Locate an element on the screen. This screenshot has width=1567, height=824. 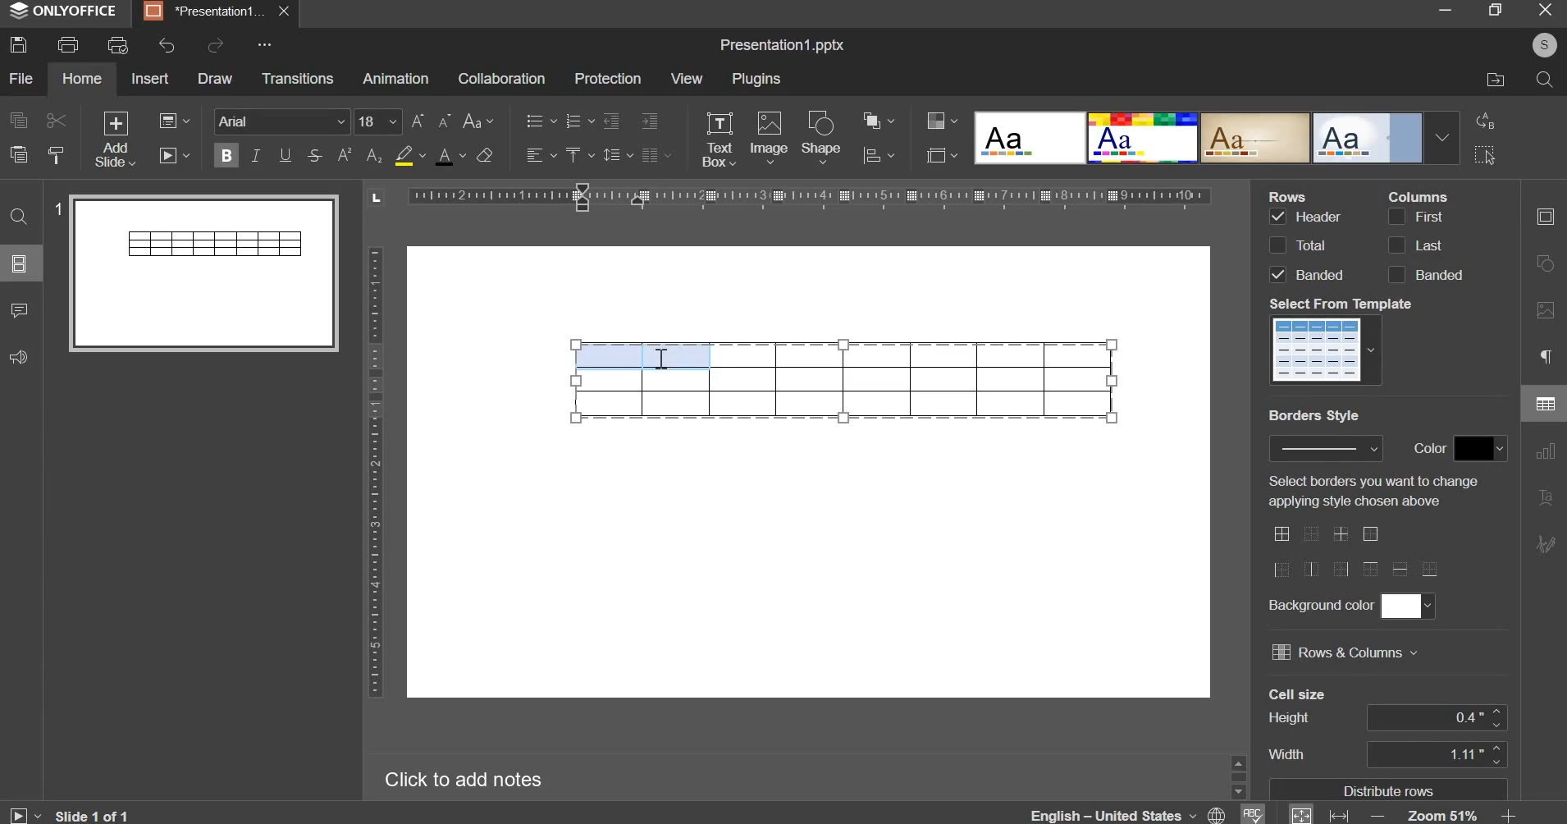
Title is located at coordinates (782, 46).